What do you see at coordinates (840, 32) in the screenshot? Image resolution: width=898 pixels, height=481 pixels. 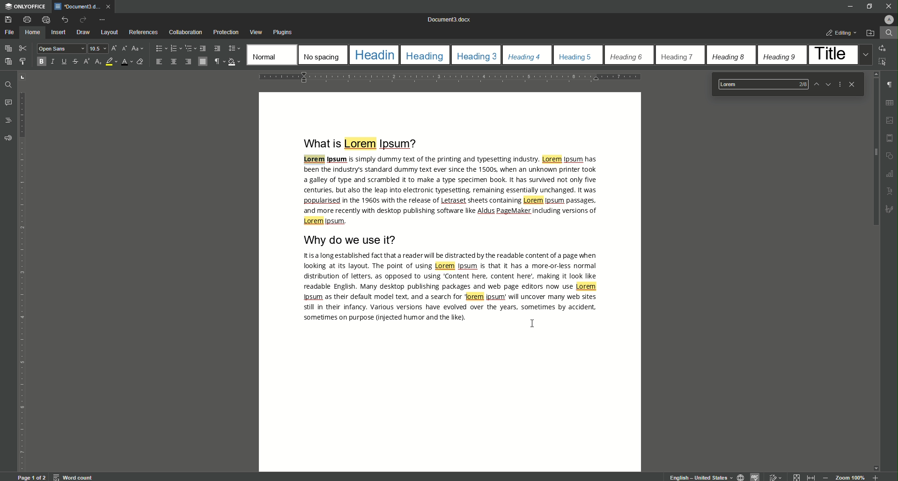 I see `Editing` at bounding box center [840, 32].